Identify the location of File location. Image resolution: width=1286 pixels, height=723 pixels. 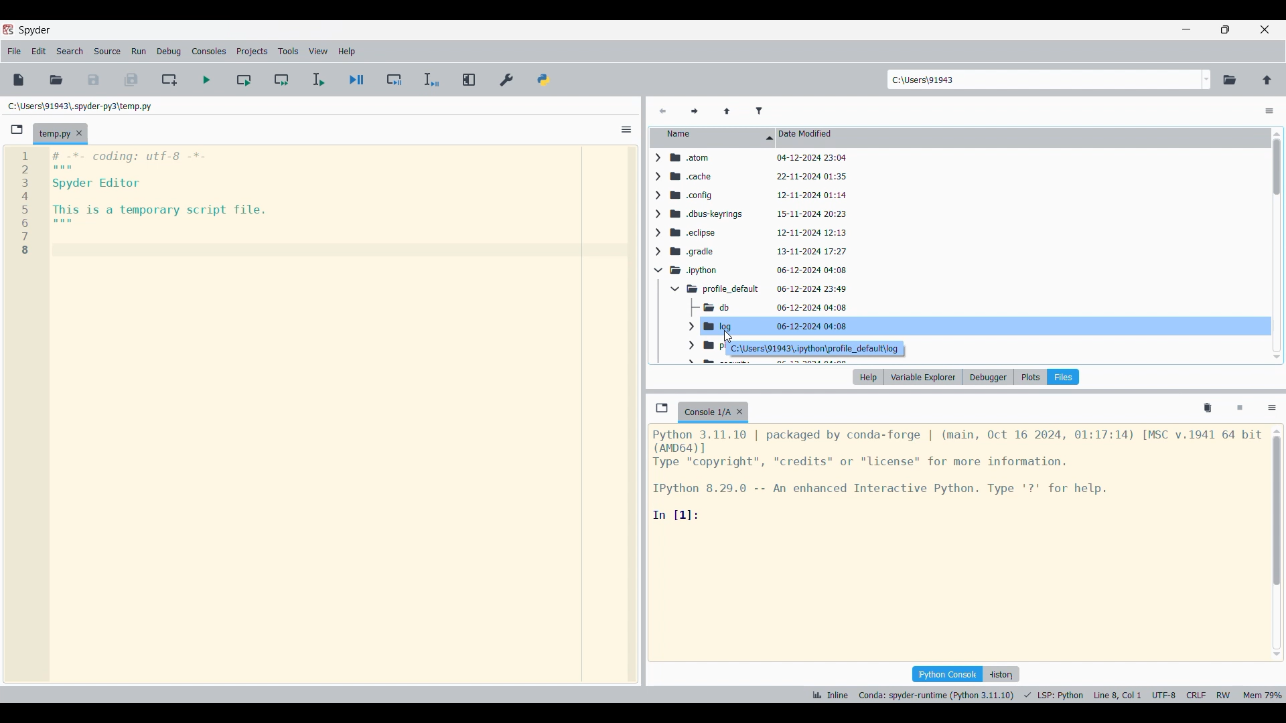
(80, 106).